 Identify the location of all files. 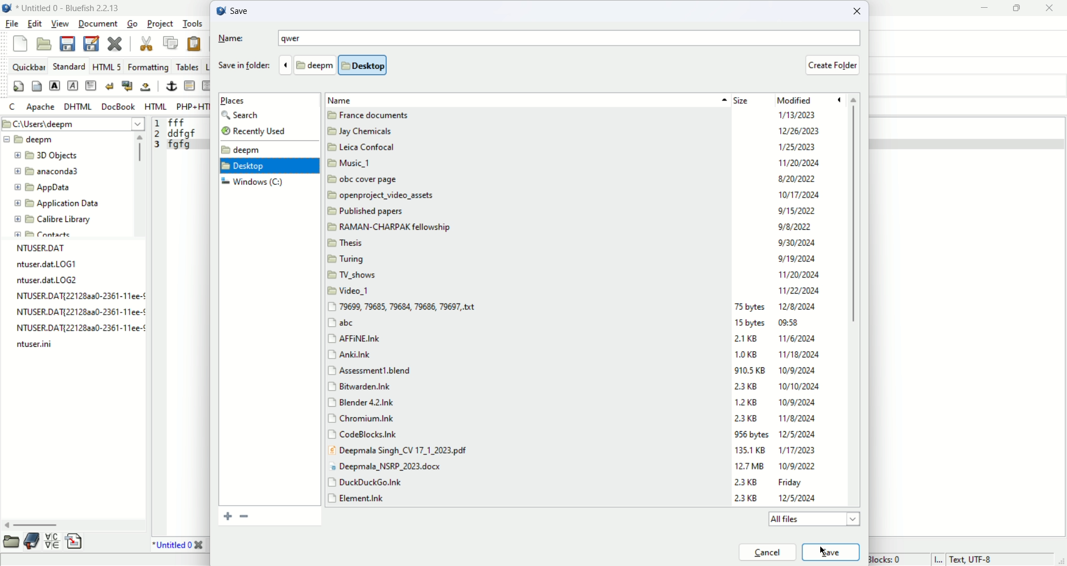
(811, 519).